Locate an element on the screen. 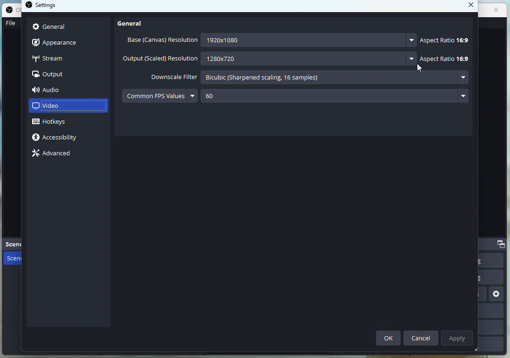 This screenshot has height=358, width=510. General is located at coordinates (134, 23).